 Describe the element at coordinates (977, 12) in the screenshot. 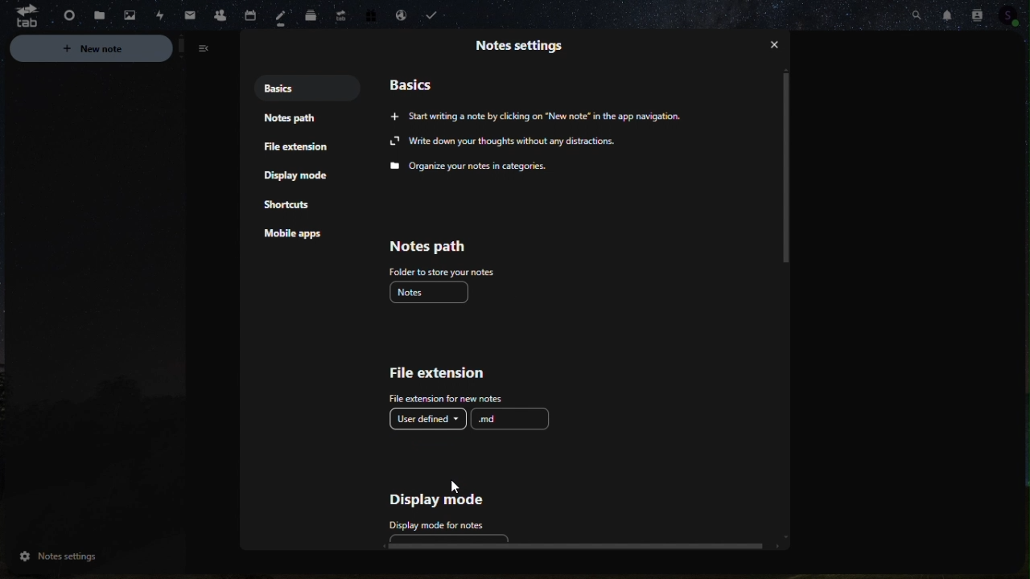

I see `Contact` at that location.